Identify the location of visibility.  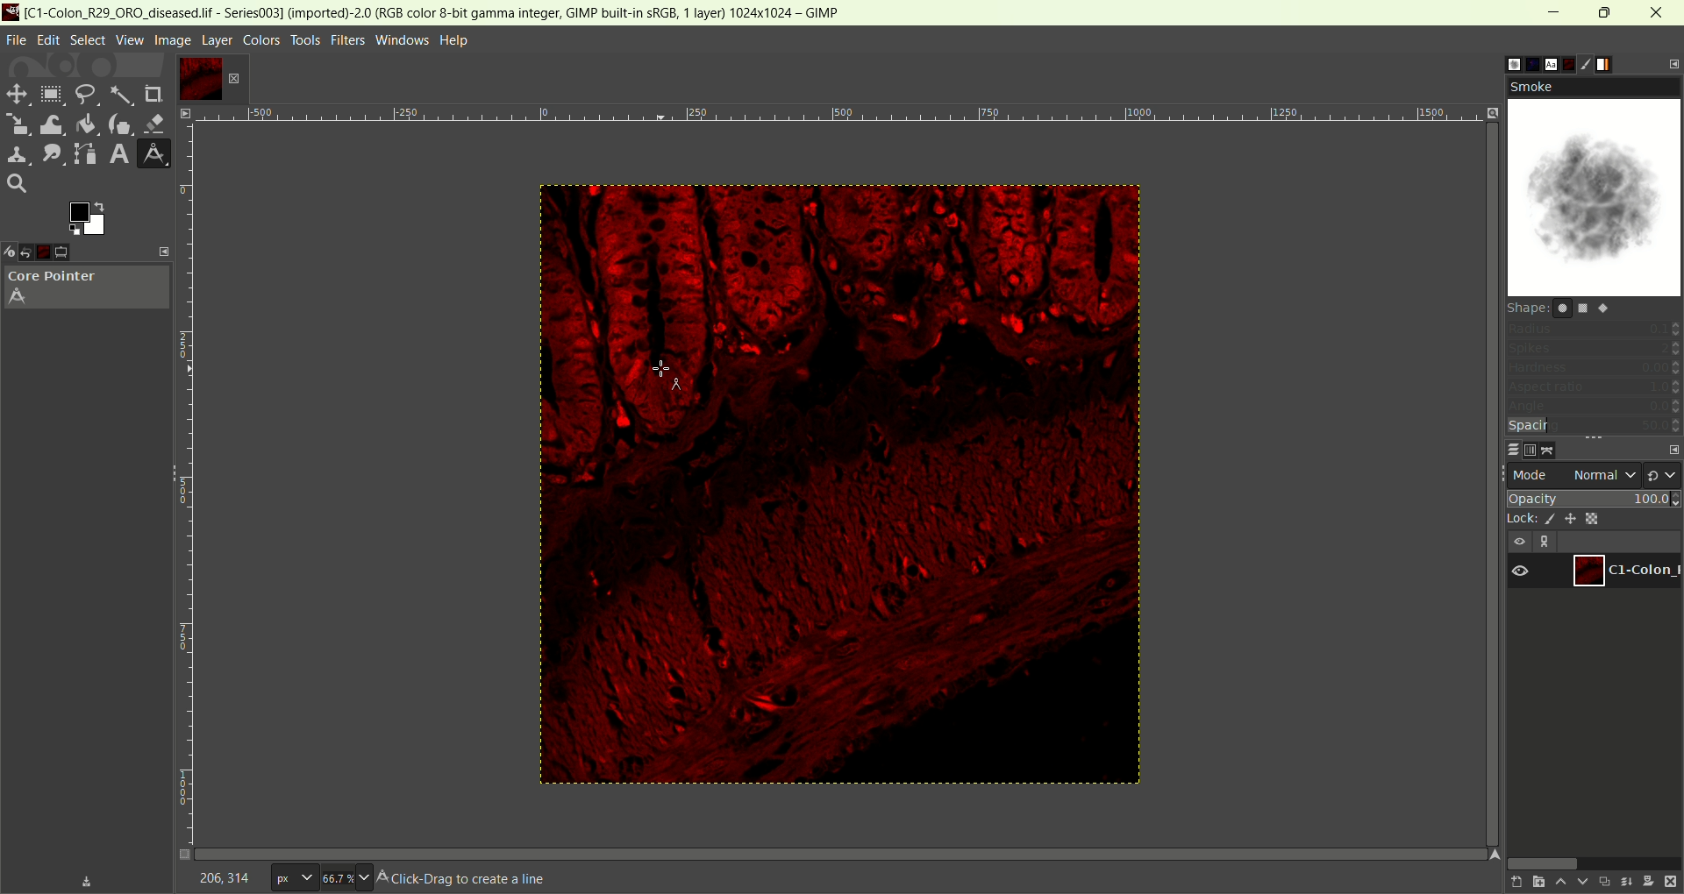
(1518, 543).